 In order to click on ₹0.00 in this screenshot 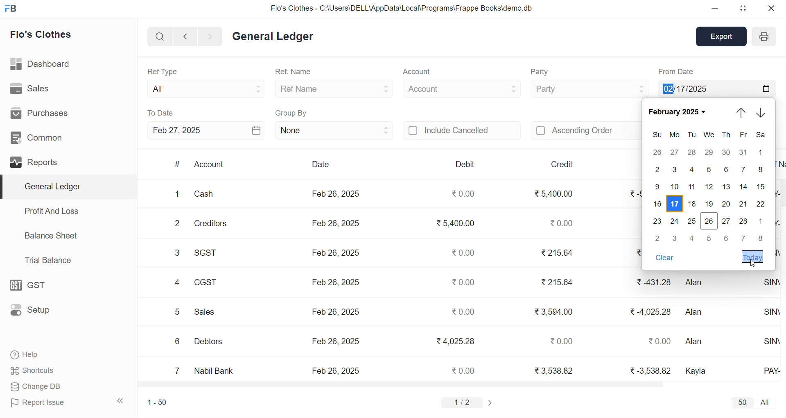, I will do `click(462, 283)`.